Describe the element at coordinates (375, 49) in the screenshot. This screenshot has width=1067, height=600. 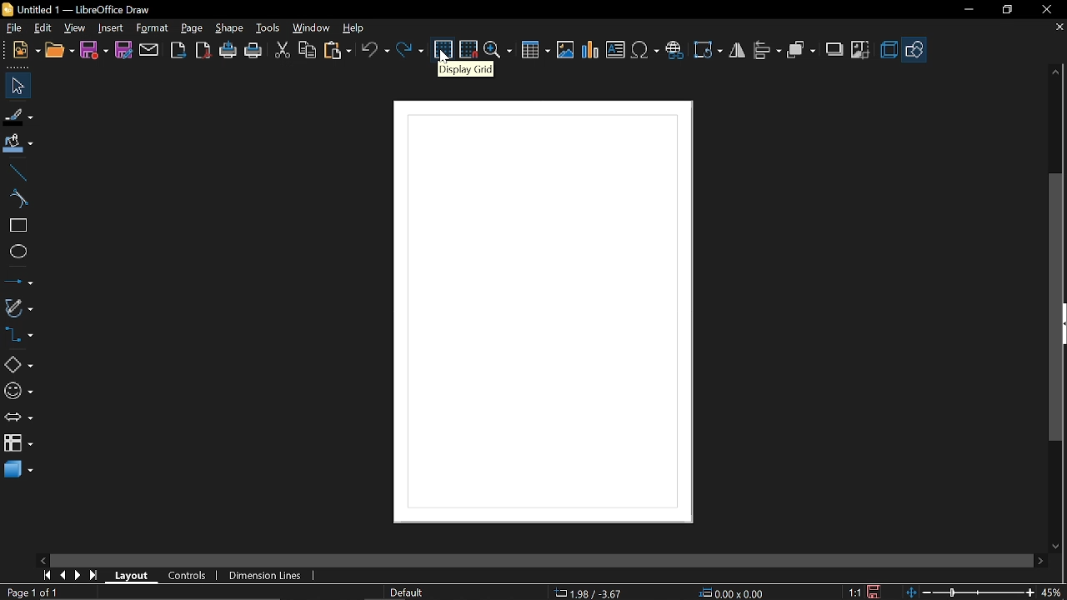
I see `undo` at that location.